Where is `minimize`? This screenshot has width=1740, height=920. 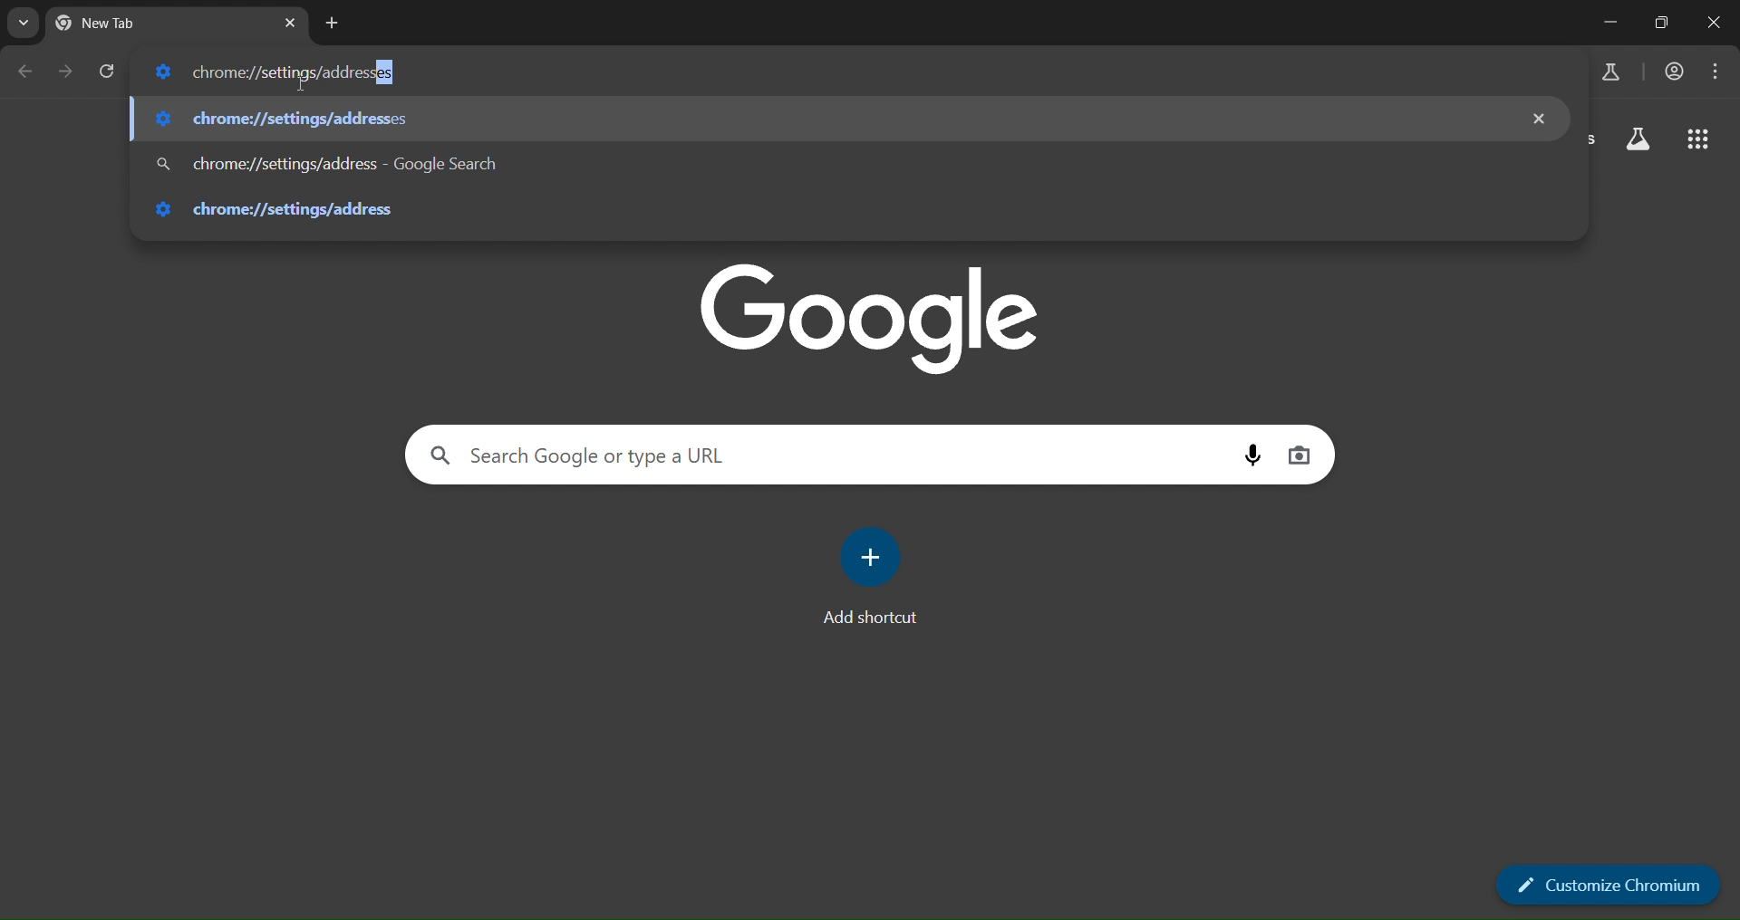 minimize is located at coordinates (1606, 23).